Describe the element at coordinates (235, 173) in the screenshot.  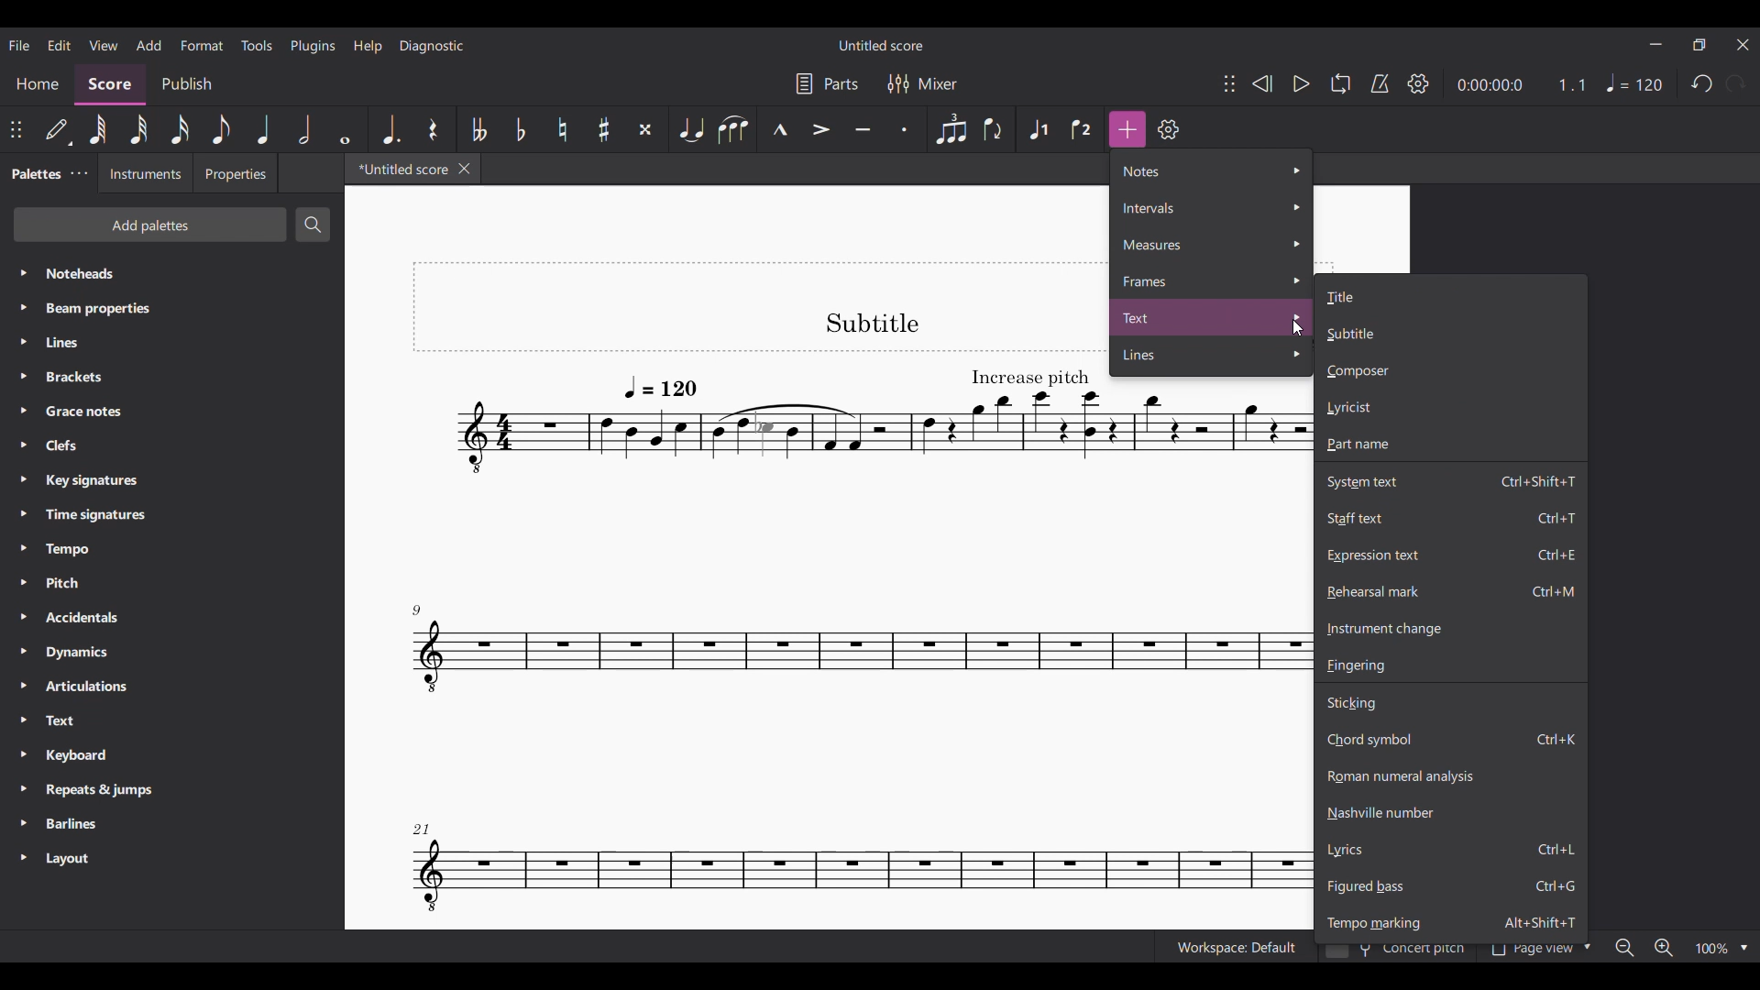
I see `Properties` at that location.